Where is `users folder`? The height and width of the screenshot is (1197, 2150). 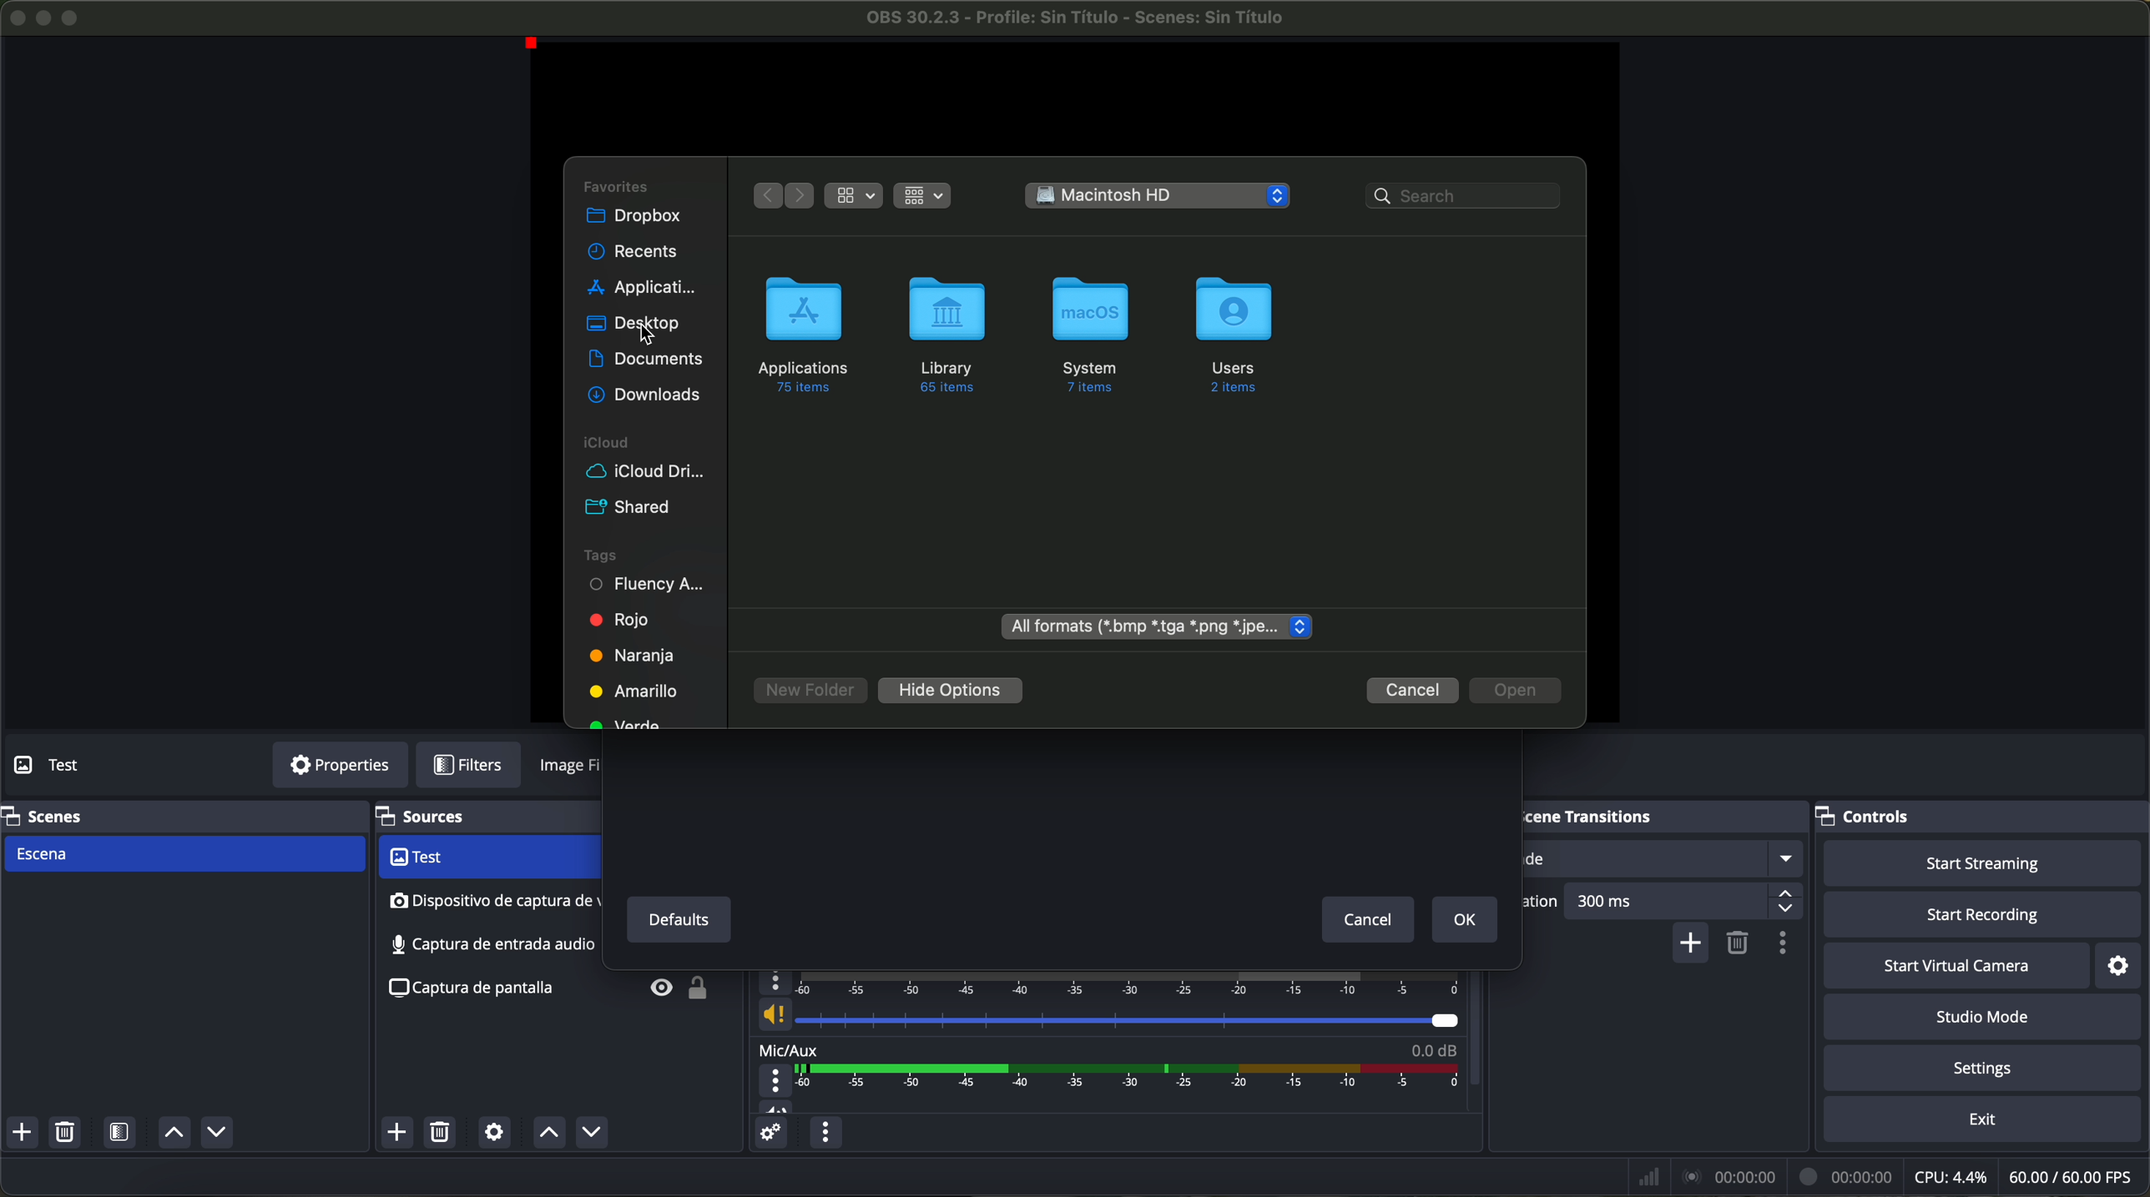
users folder is located at coordinates (1234, 337).